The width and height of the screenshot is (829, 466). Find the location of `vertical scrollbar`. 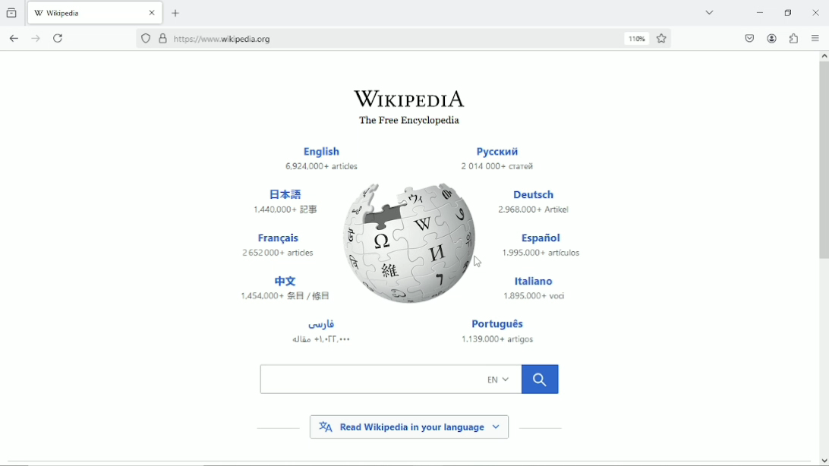

vertical scrollbar is located at coordinates (822, 162).